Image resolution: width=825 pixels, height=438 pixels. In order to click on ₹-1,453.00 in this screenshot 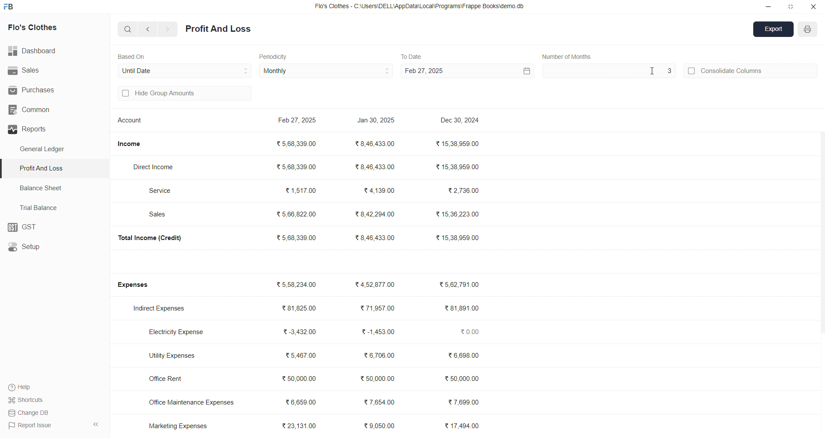, I will do `click(376, 332)`.